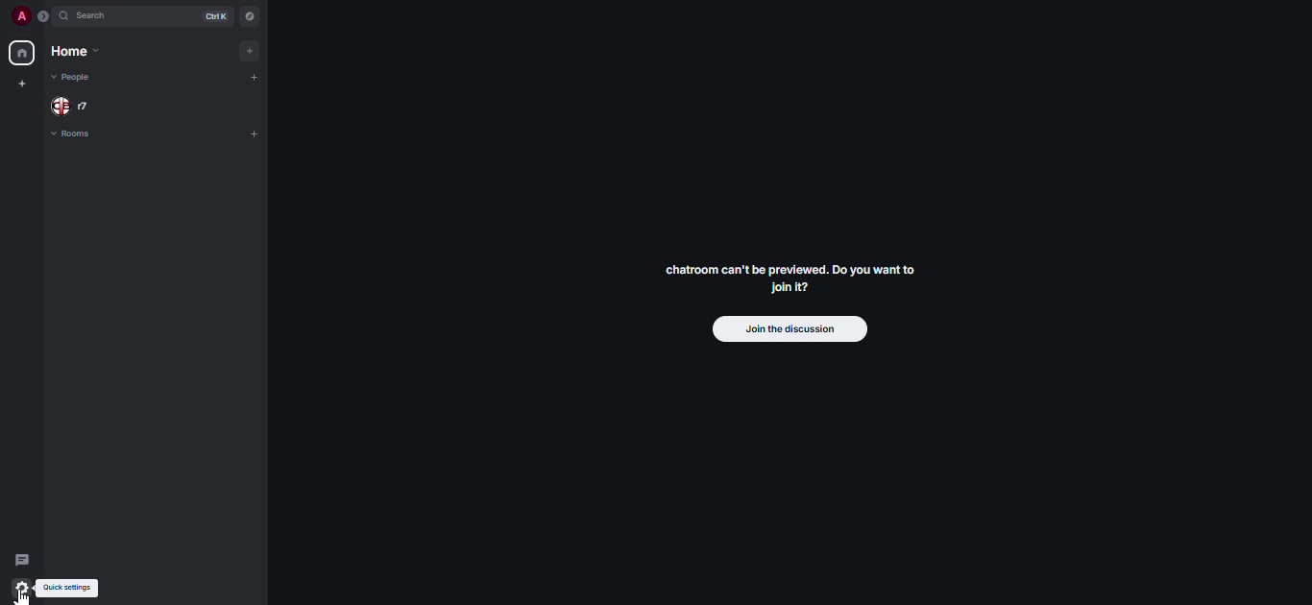 The width and height of the screenshot is (1312, 605). What do you see at coordinates (16, 16) in the screenshot?
I see `profile` at bounding box center [16, 16].